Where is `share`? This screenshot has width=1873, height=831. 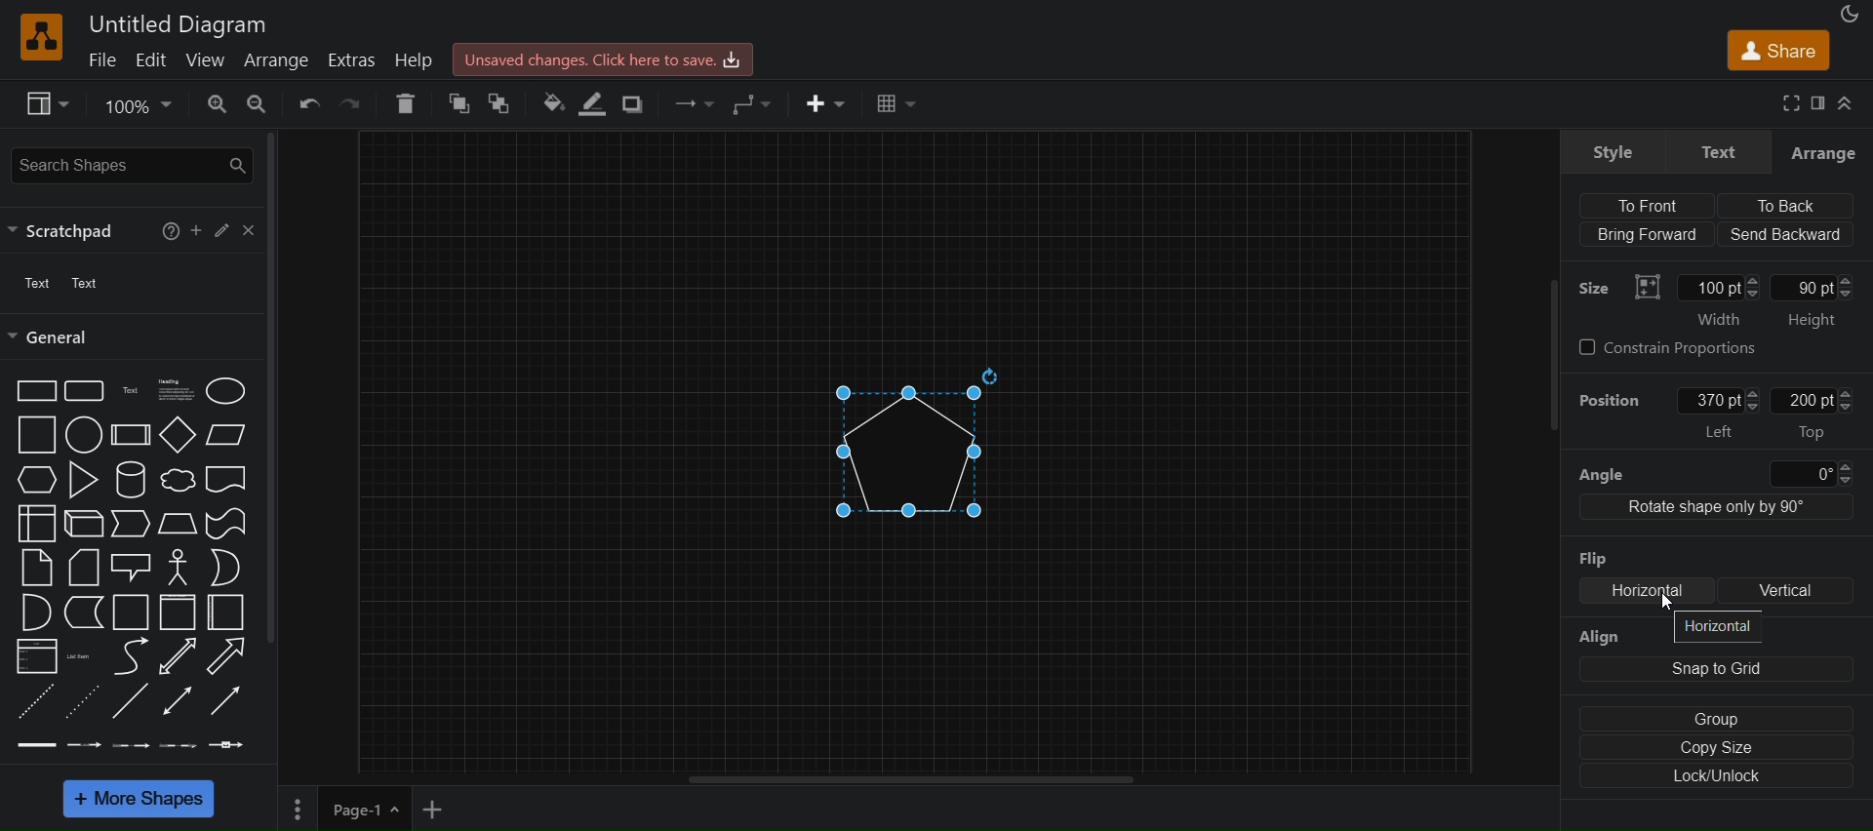 share is located at coordinates (1778, 50).